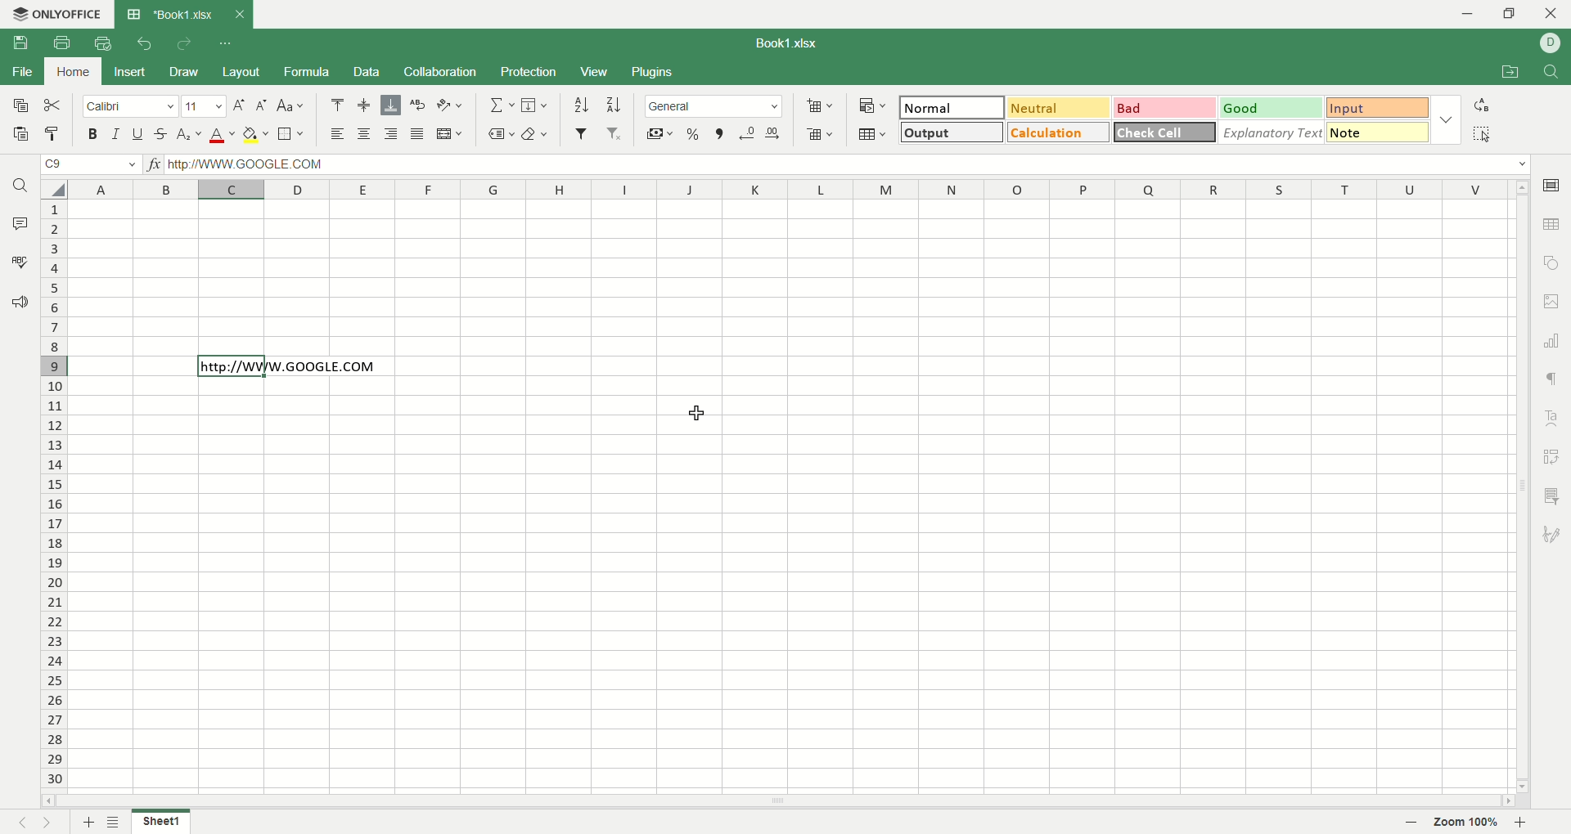  I want to click on column name, so click(794, 189).